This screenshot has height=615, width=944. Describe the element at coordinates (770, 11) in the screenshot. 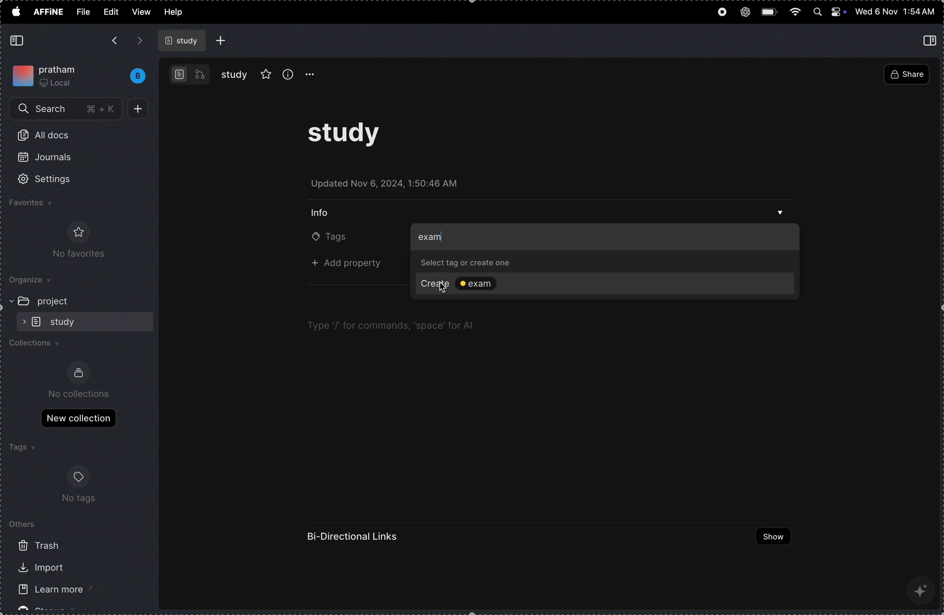

I see `battery` at that location.